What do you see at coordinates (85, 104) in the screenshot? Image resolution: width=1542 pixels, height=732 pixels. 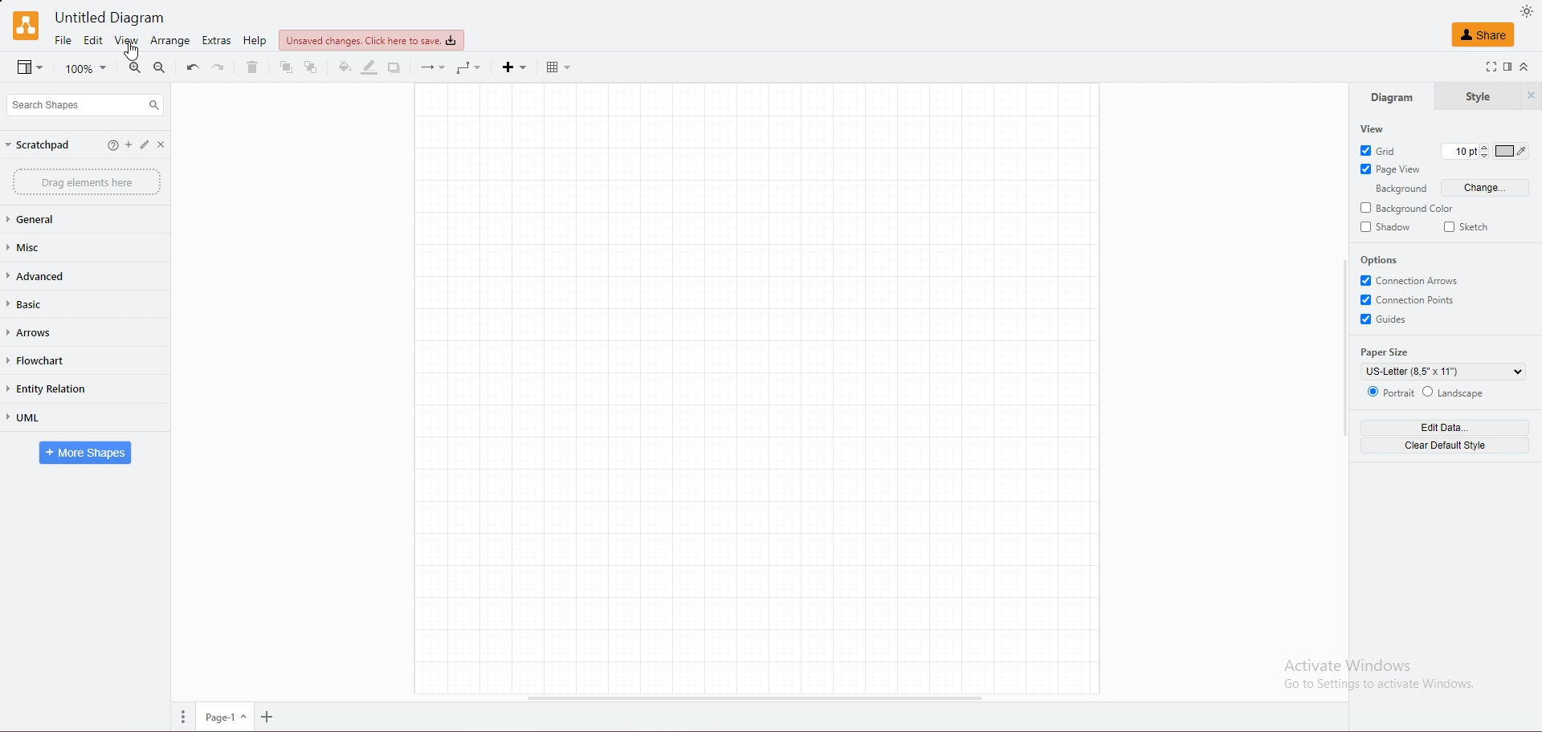 I see `search shapes` at bounding box center [85, 104].